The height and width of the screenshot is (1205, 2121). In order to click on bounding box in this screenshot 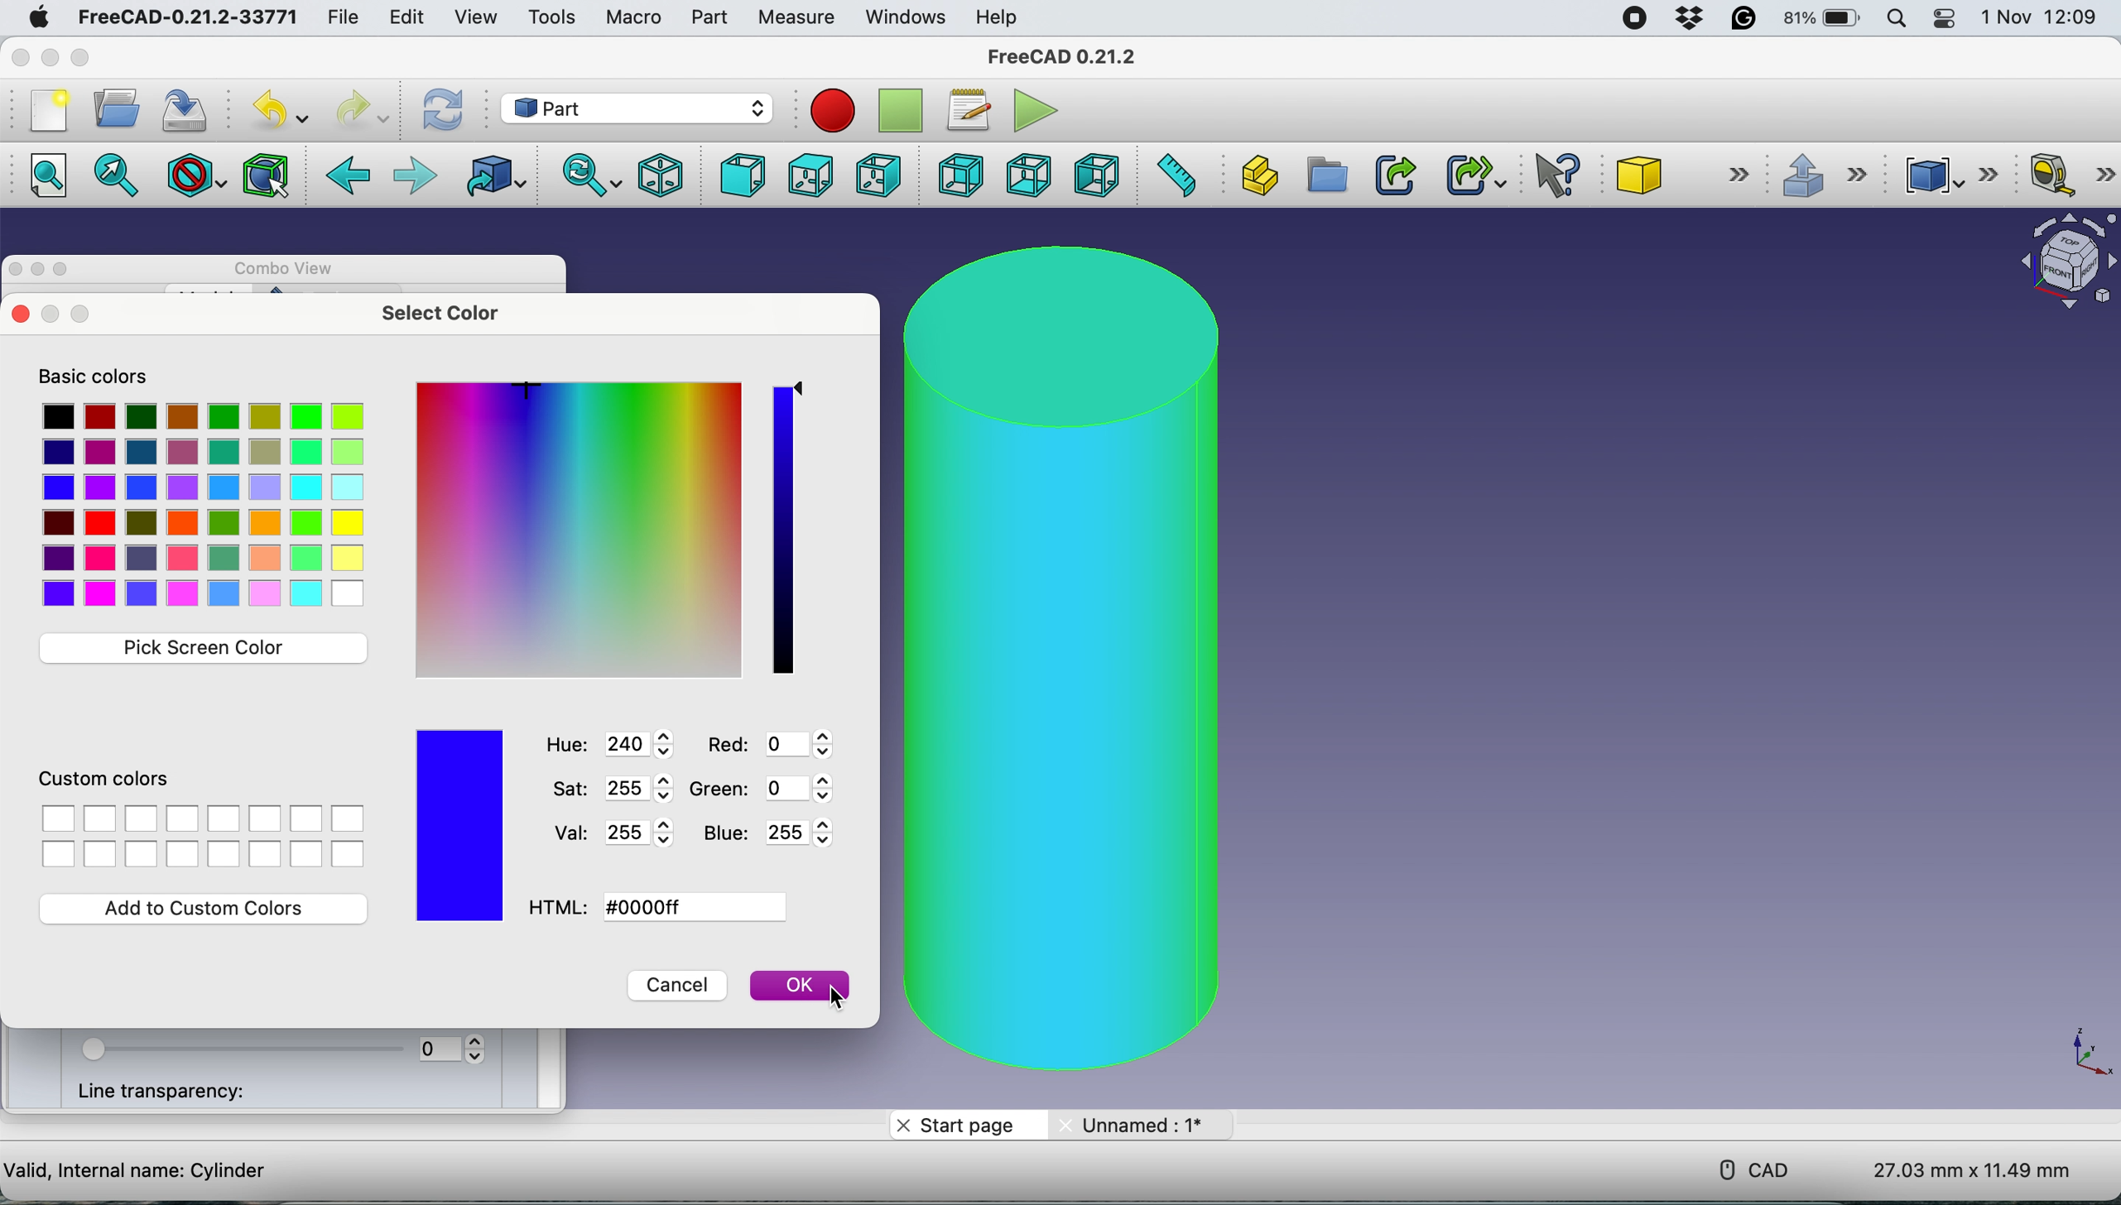, I will do `click(266, 175)`.